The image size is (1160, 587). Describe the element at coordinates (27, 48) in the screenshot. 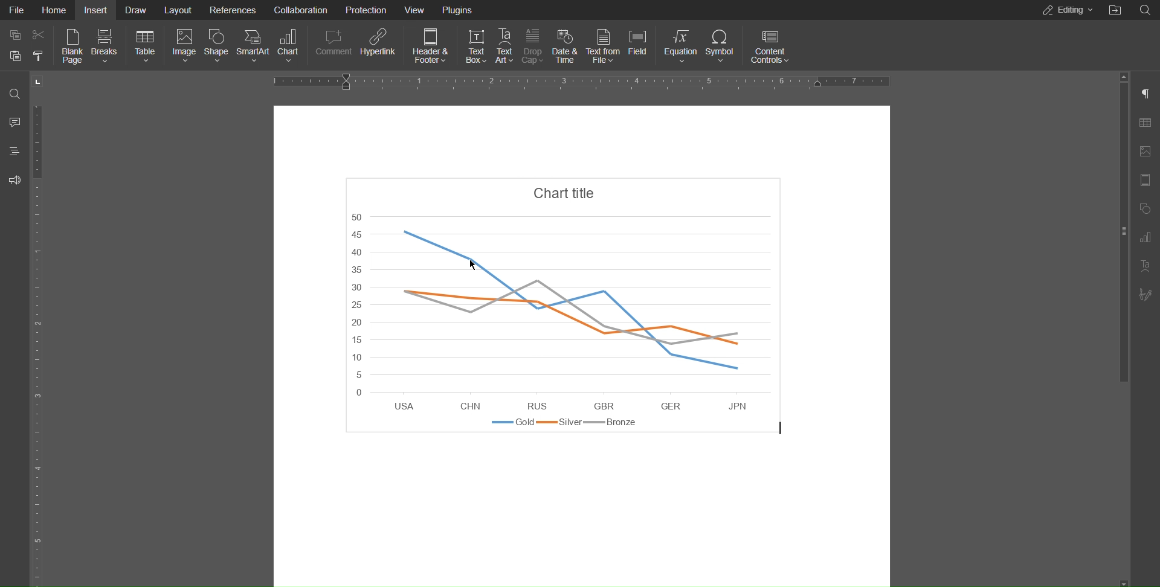

I see `Copy Paste Options` at that location.